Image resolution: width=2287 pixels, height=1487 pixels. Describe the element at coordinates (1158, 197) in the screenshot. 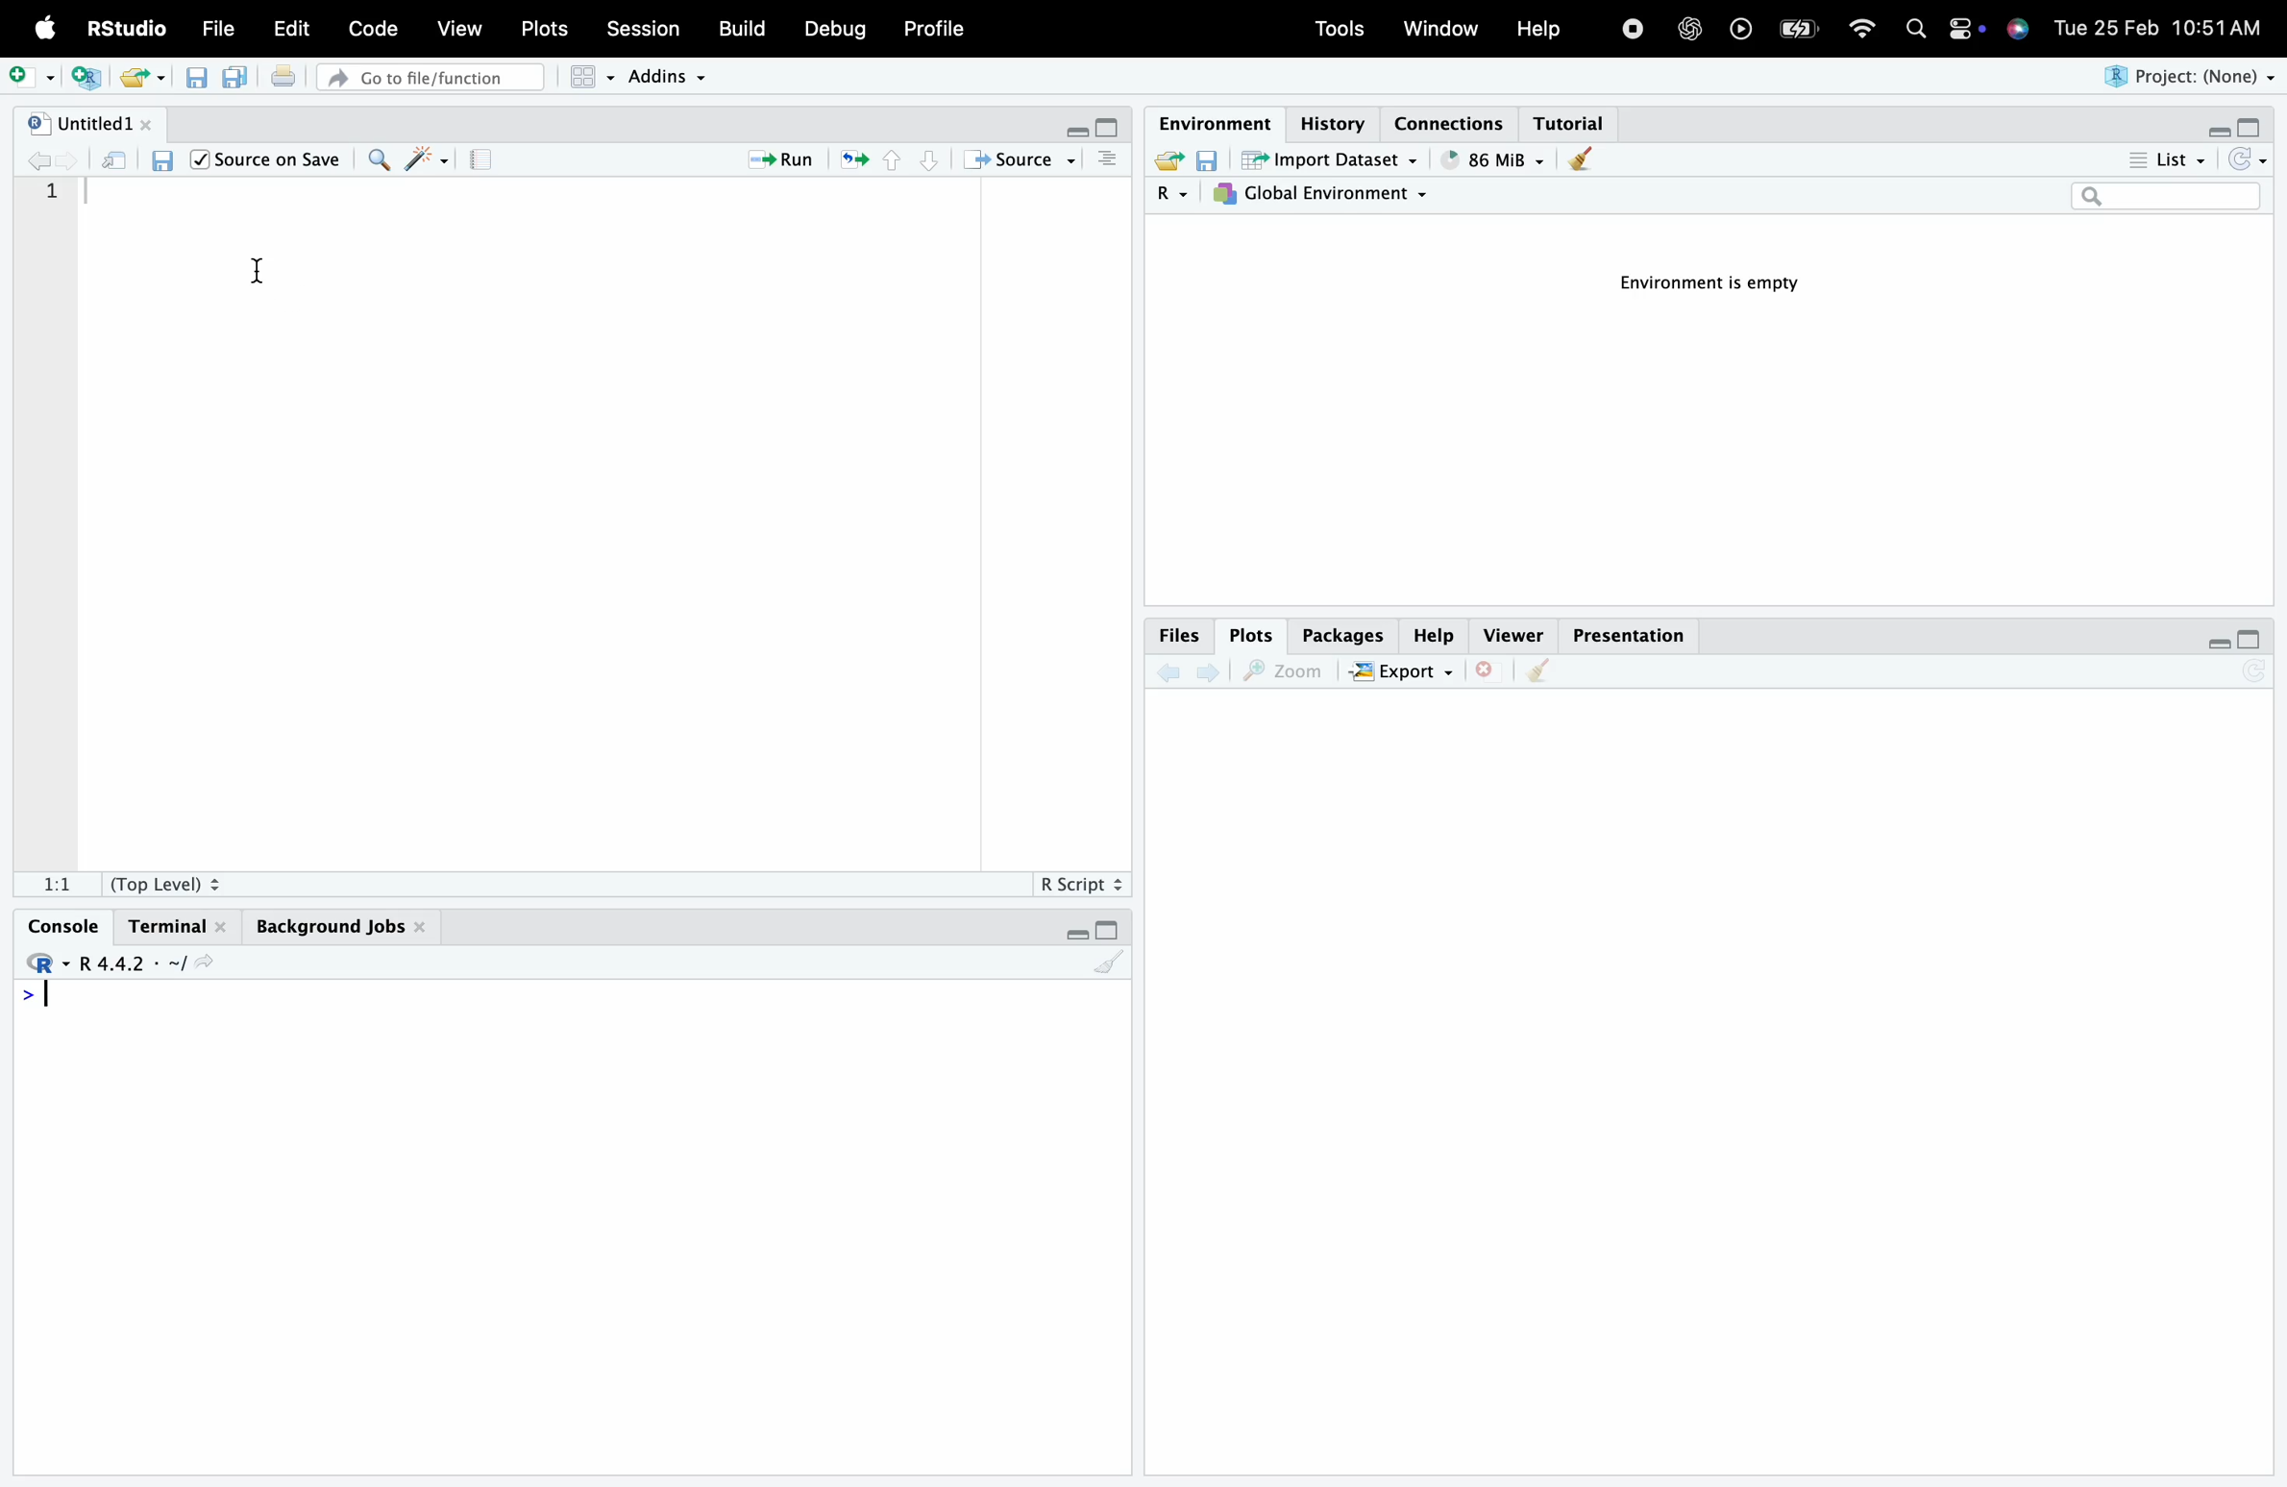

I see `R` at that location.